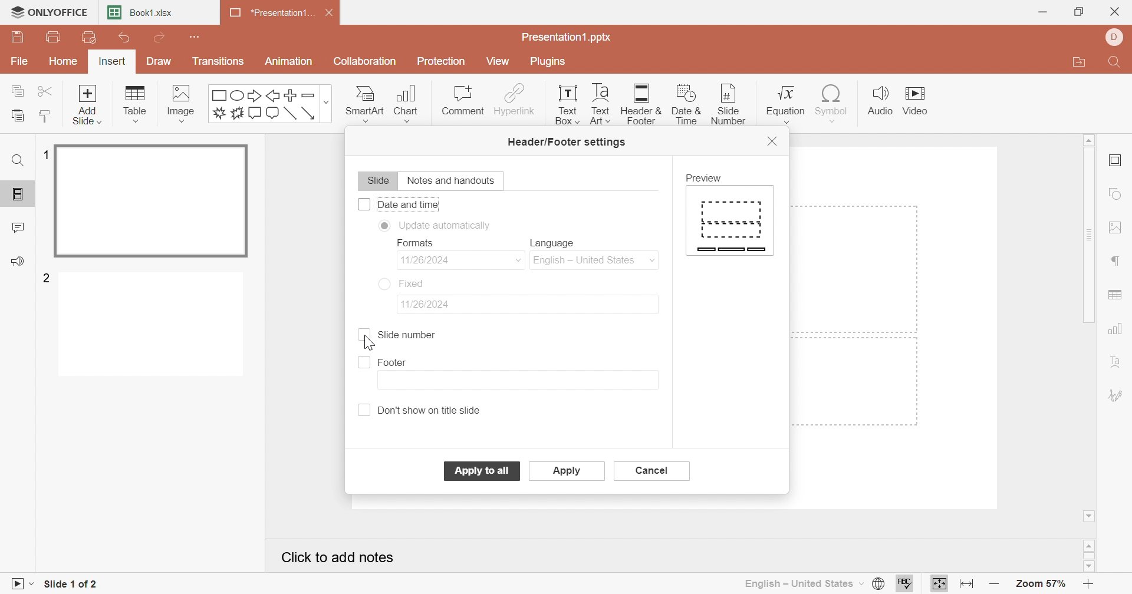 The image size is (1132, 594). What do you see at coordinates (154, 326) in the screenshot?
I see `Slide 2` at bounding box center [154, 326].